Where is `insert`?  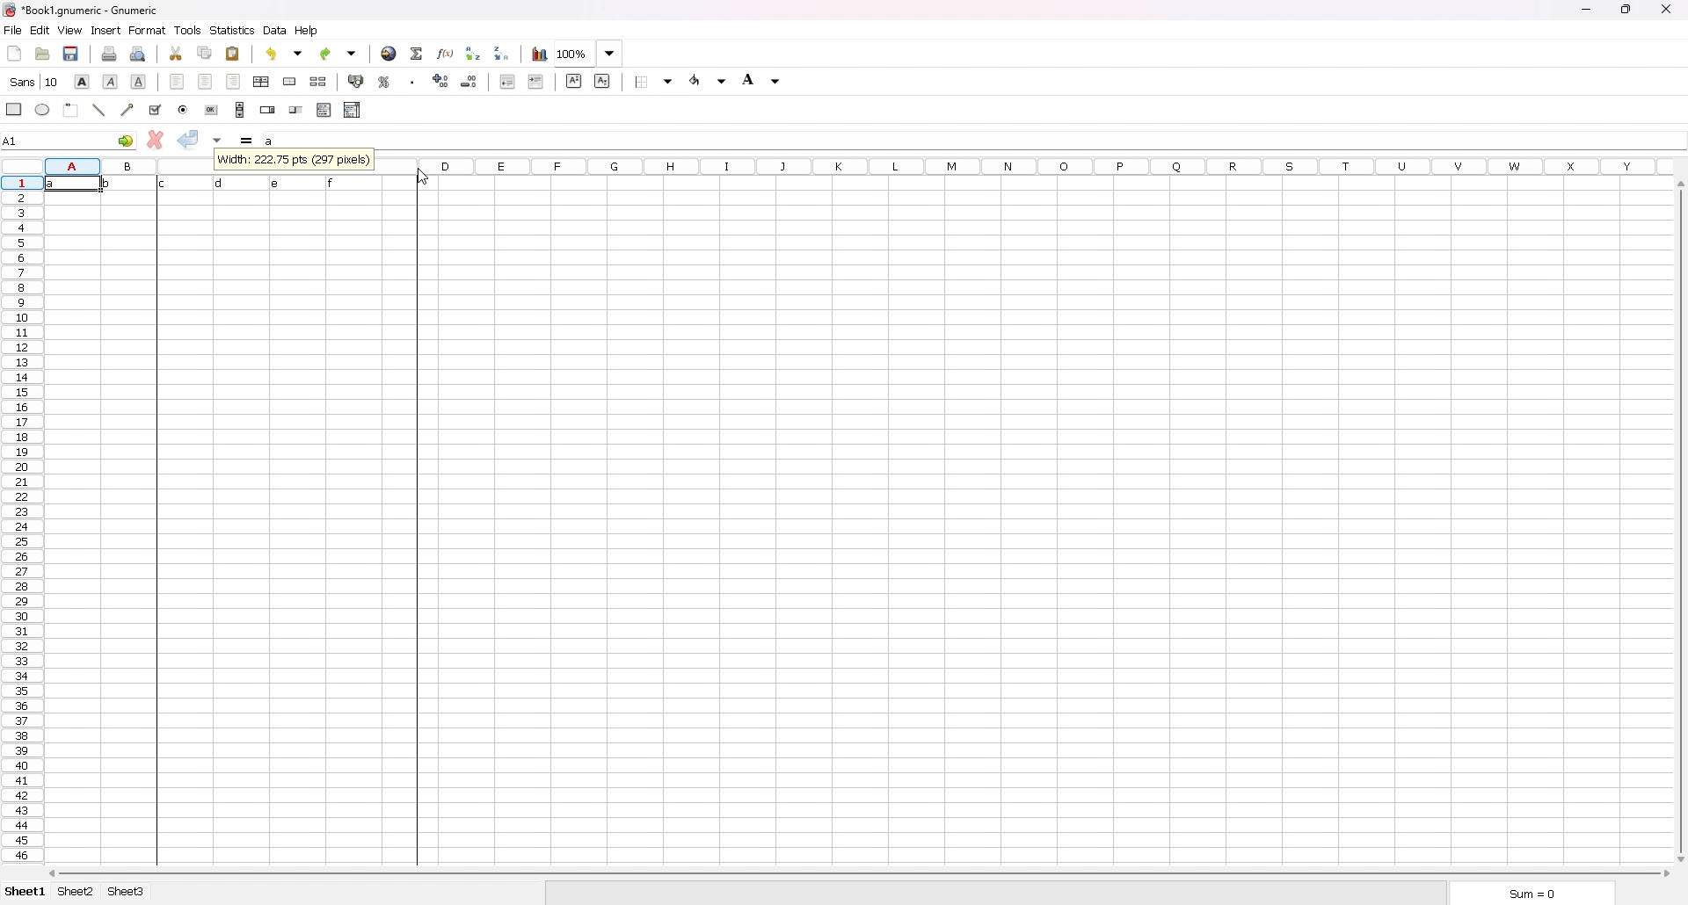 insert is located at coordinates (105, 30).